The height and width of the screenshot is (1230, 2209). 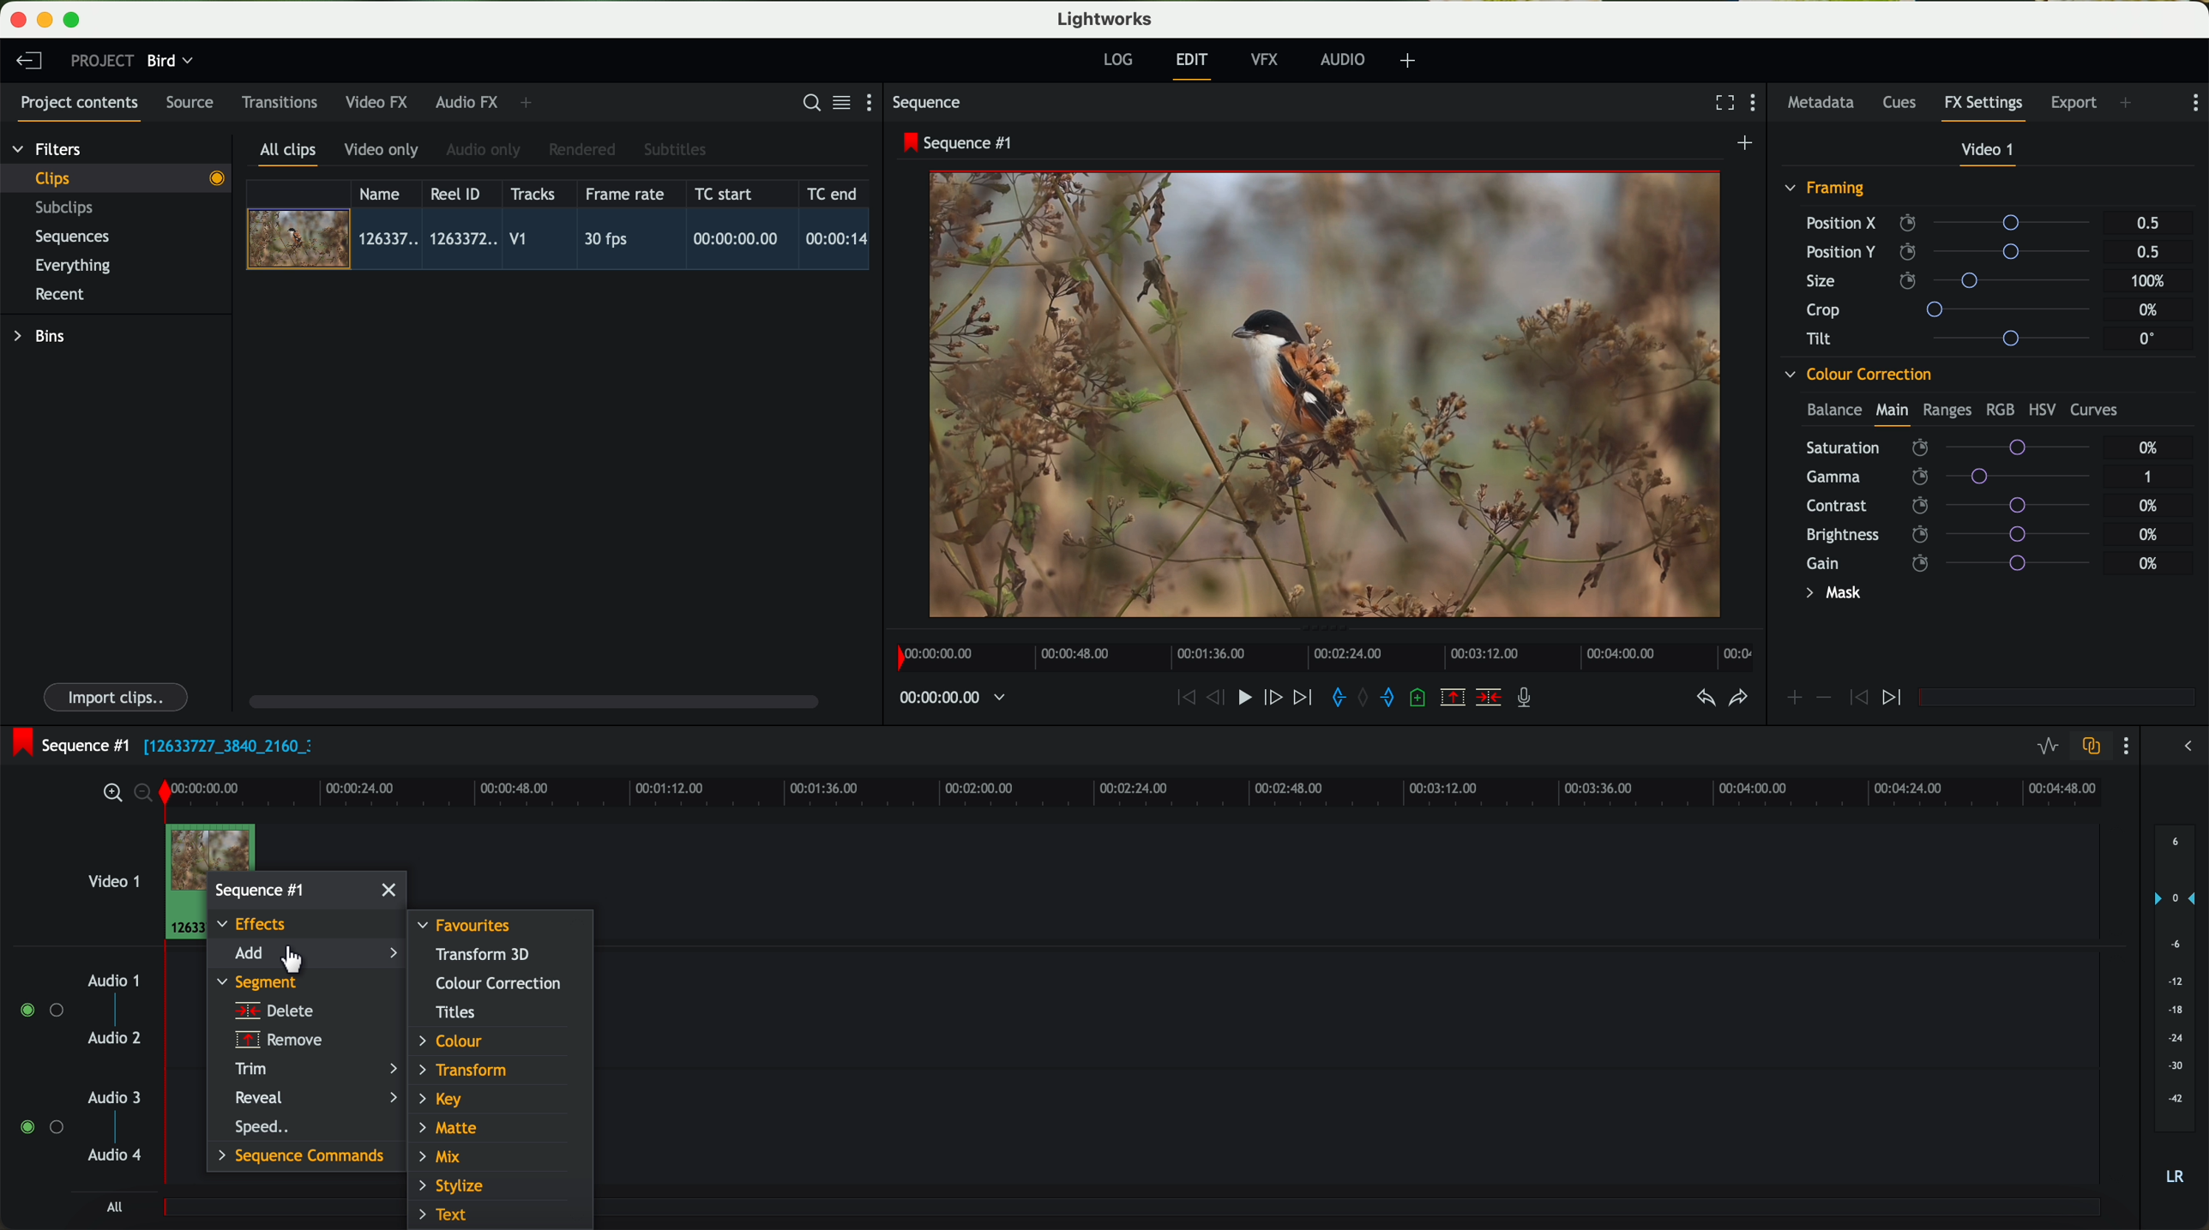 I want to click on show settings menu, so click(x=2124, y=746).